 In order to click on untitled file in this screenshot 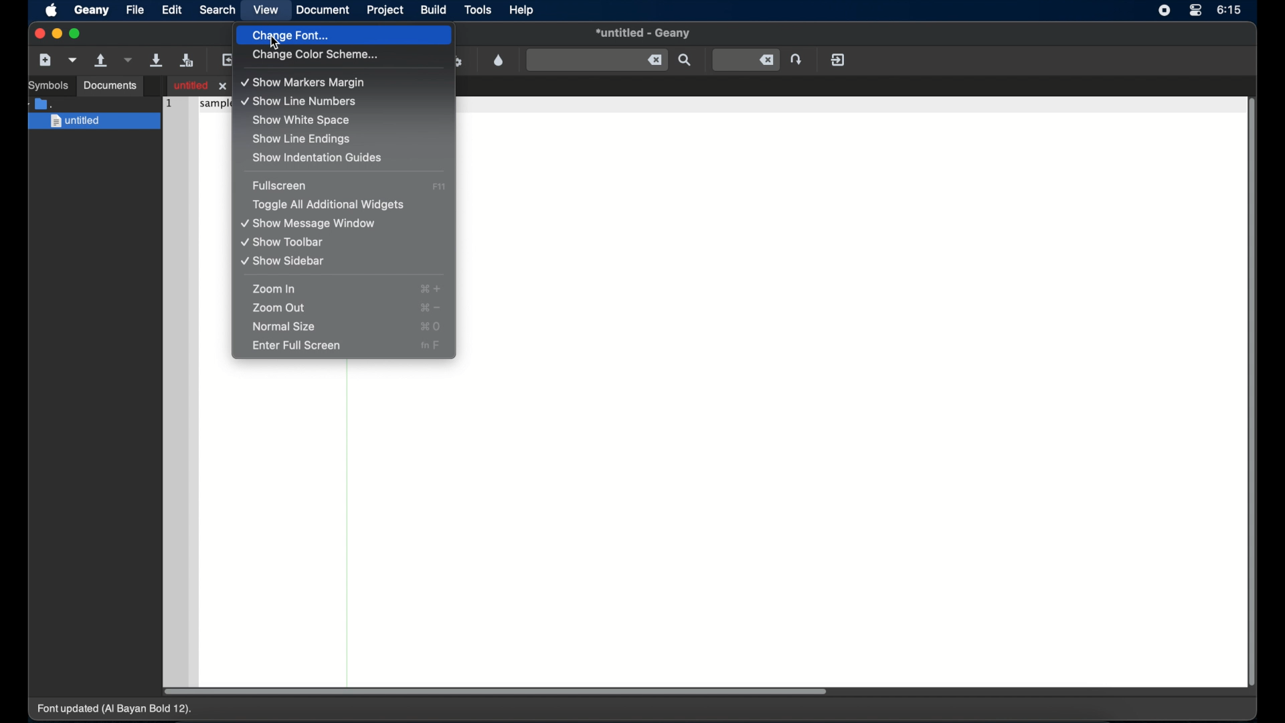, I will do `click(202, 85)`.